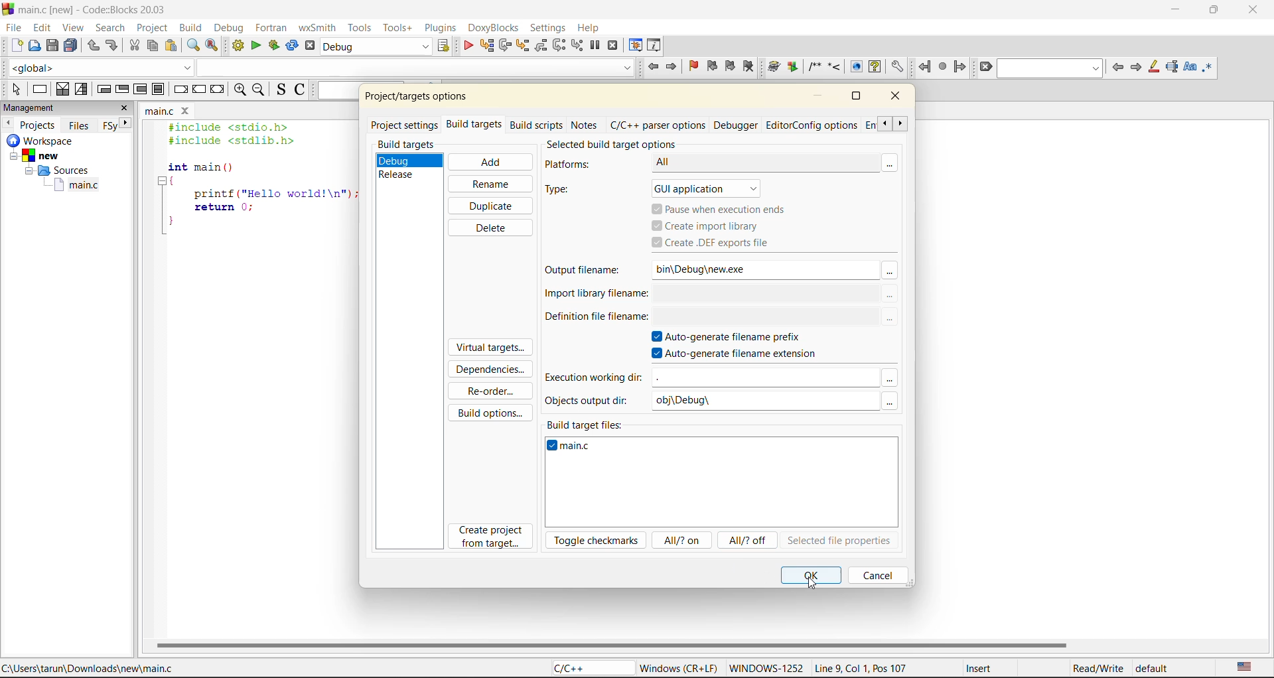 The image size is (1274, 678). I want to click on decision, so click(63, 90).